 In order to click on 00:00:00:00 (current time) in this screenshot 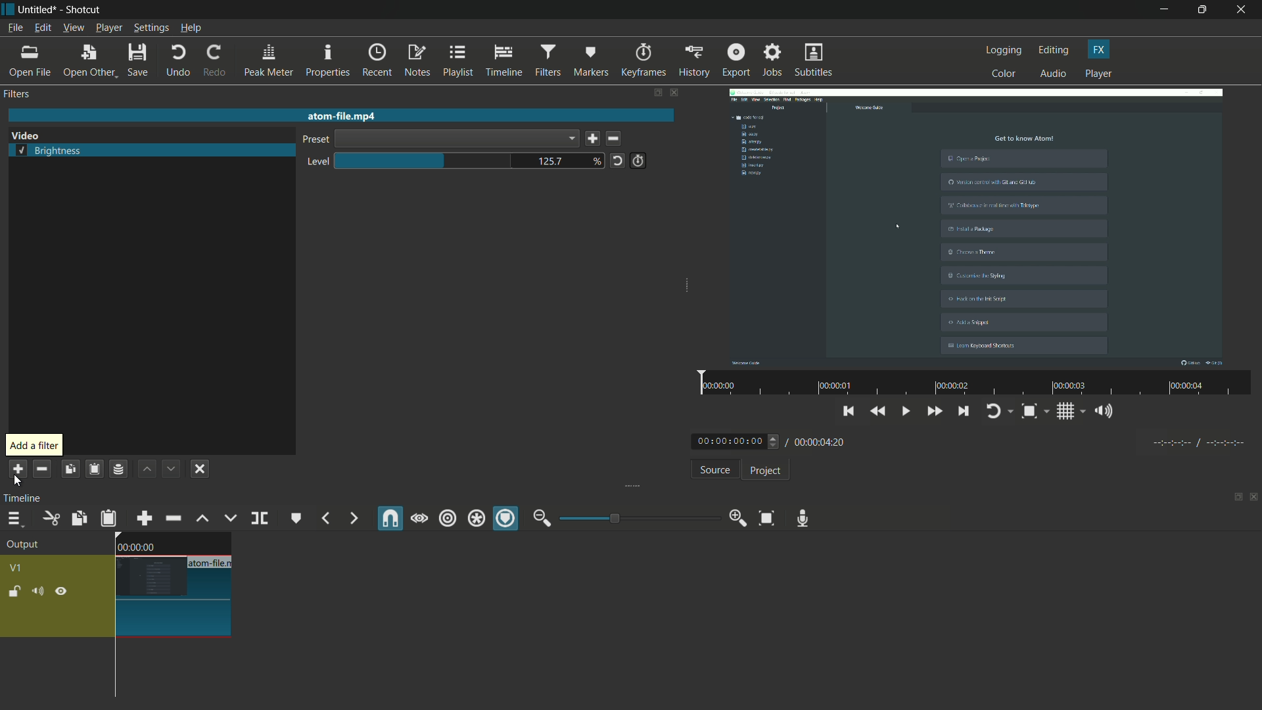, I will do `click(737, 440)`.